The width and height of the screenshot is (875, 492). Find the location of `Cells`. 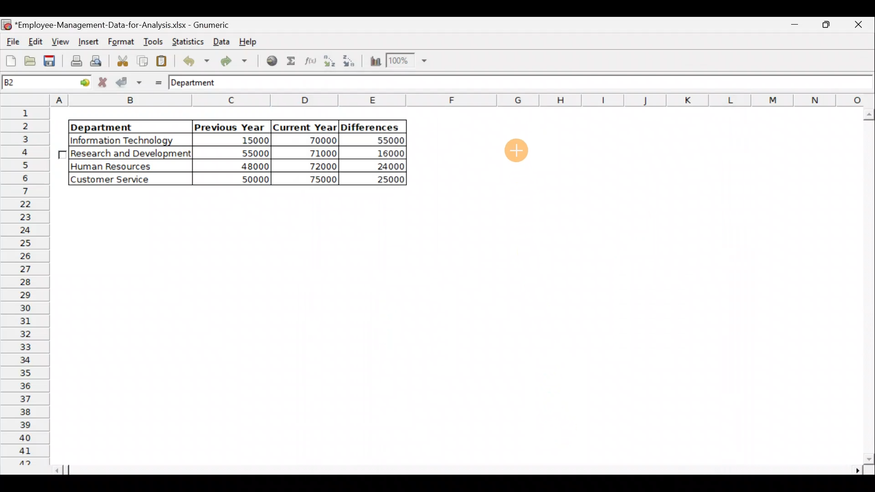

Cells is located at coordinates (455, 328).